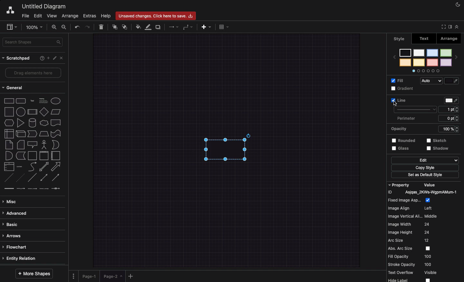  What do you see at coordinates (90, 16) in the screenshot?
I see `Extras` at bounding box center [90, 16].